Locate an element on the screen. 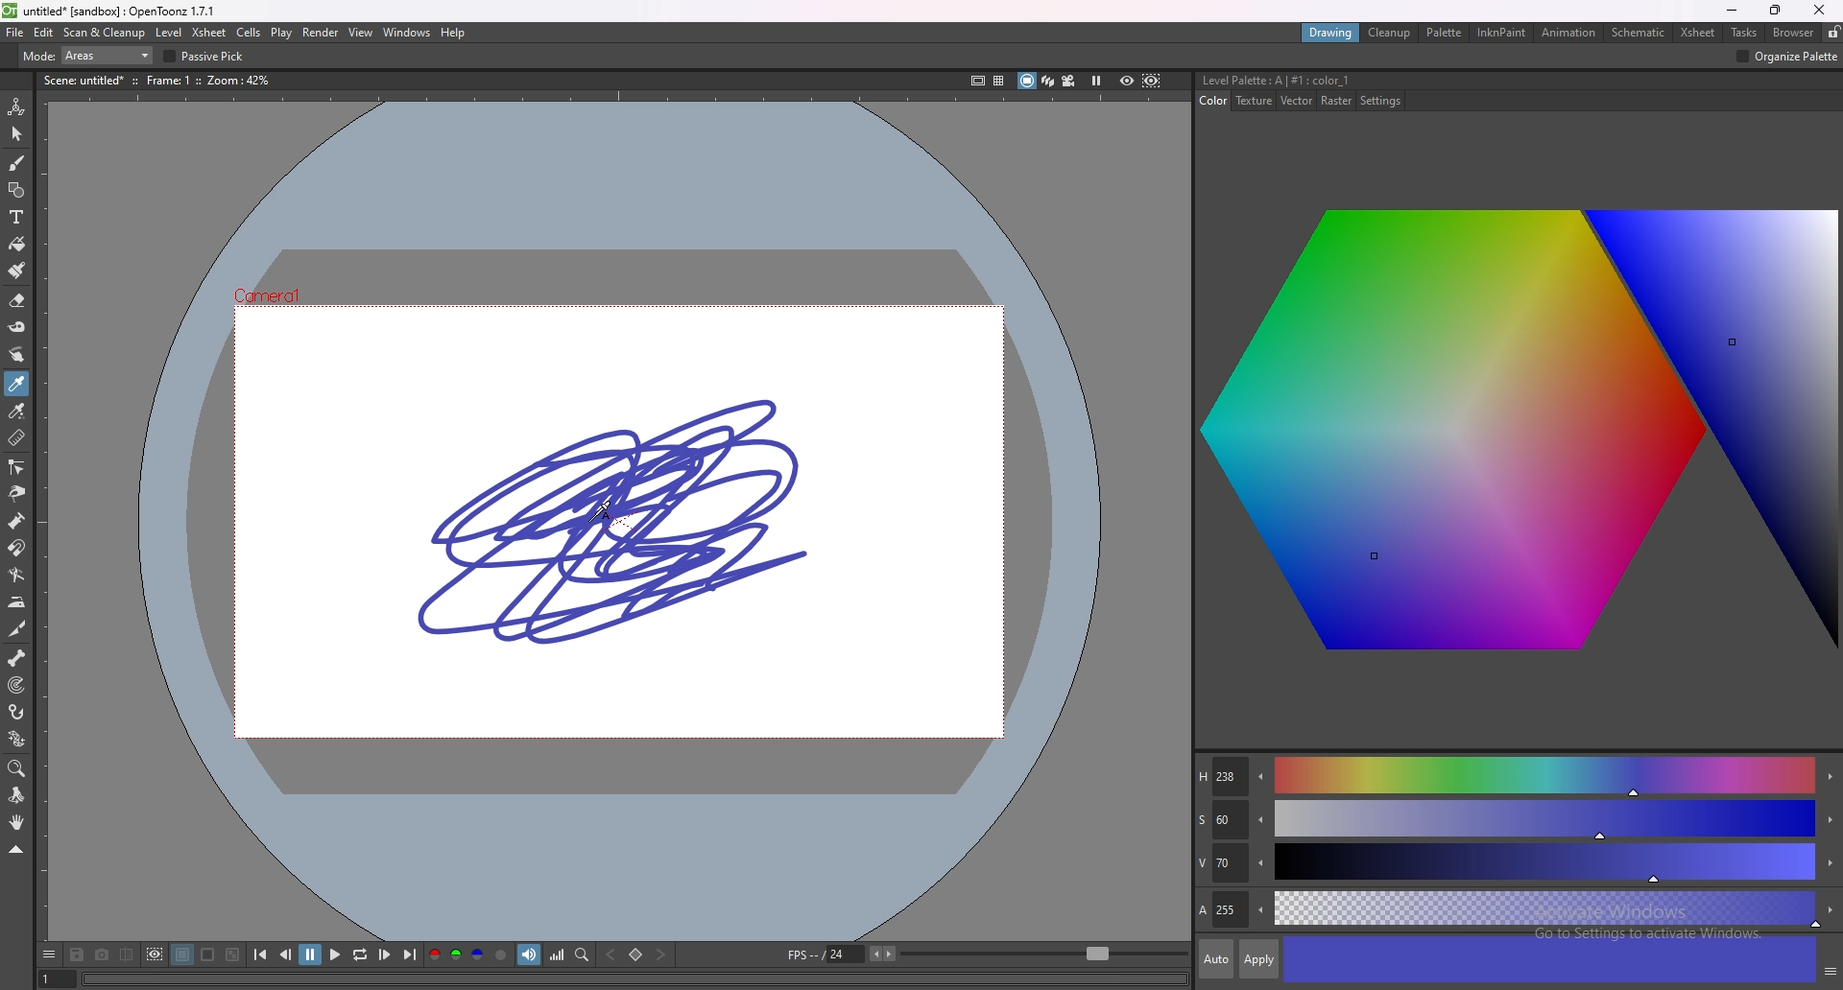 The image size is (1843, 990). iron tool is located at coordinates (17, 602).